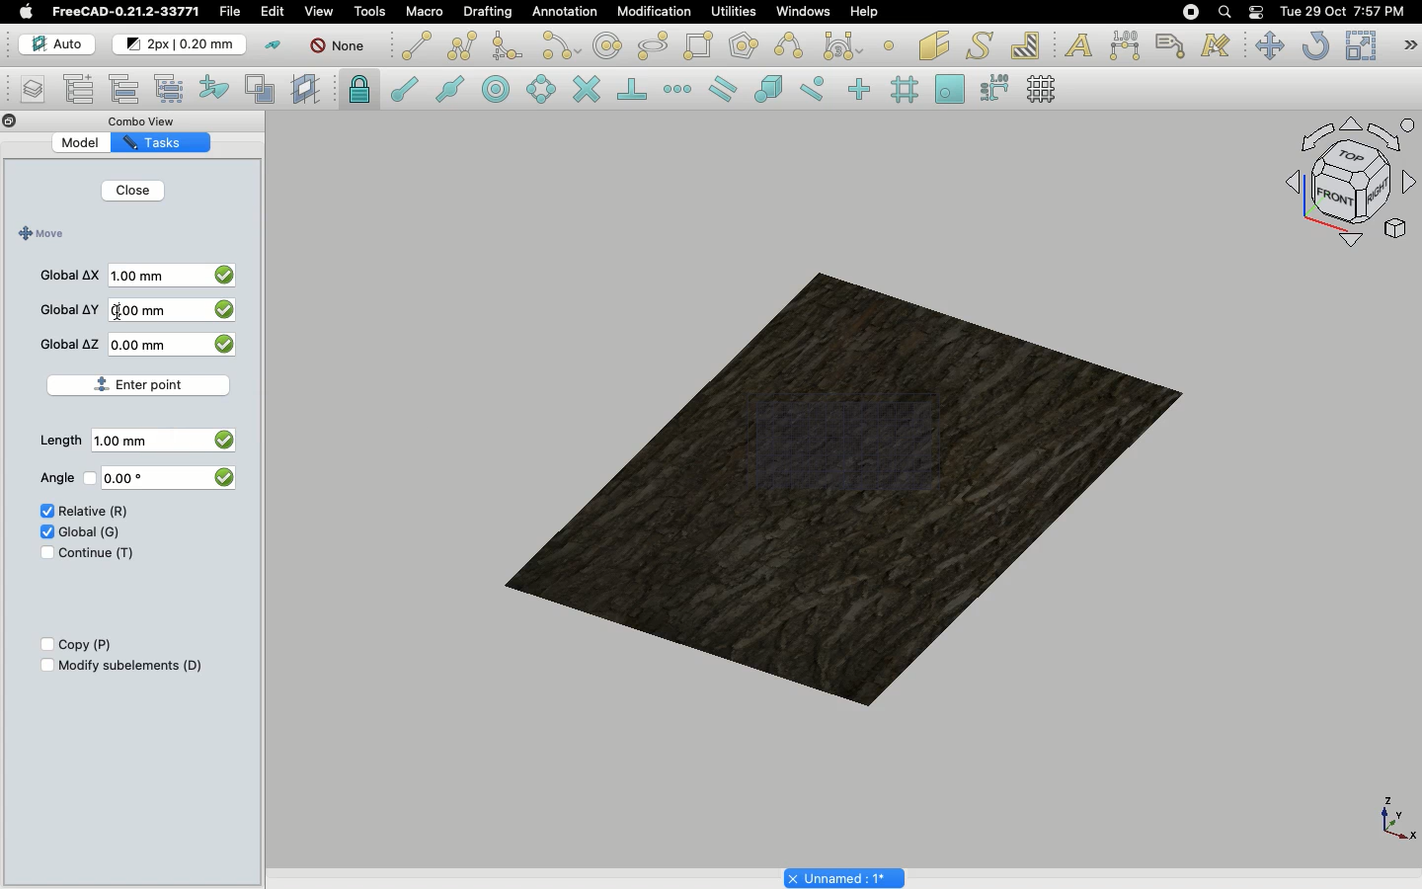 Image resolution: width=1422 pixels, height=889 pixels. I want to click on Point, so click(889, 43).